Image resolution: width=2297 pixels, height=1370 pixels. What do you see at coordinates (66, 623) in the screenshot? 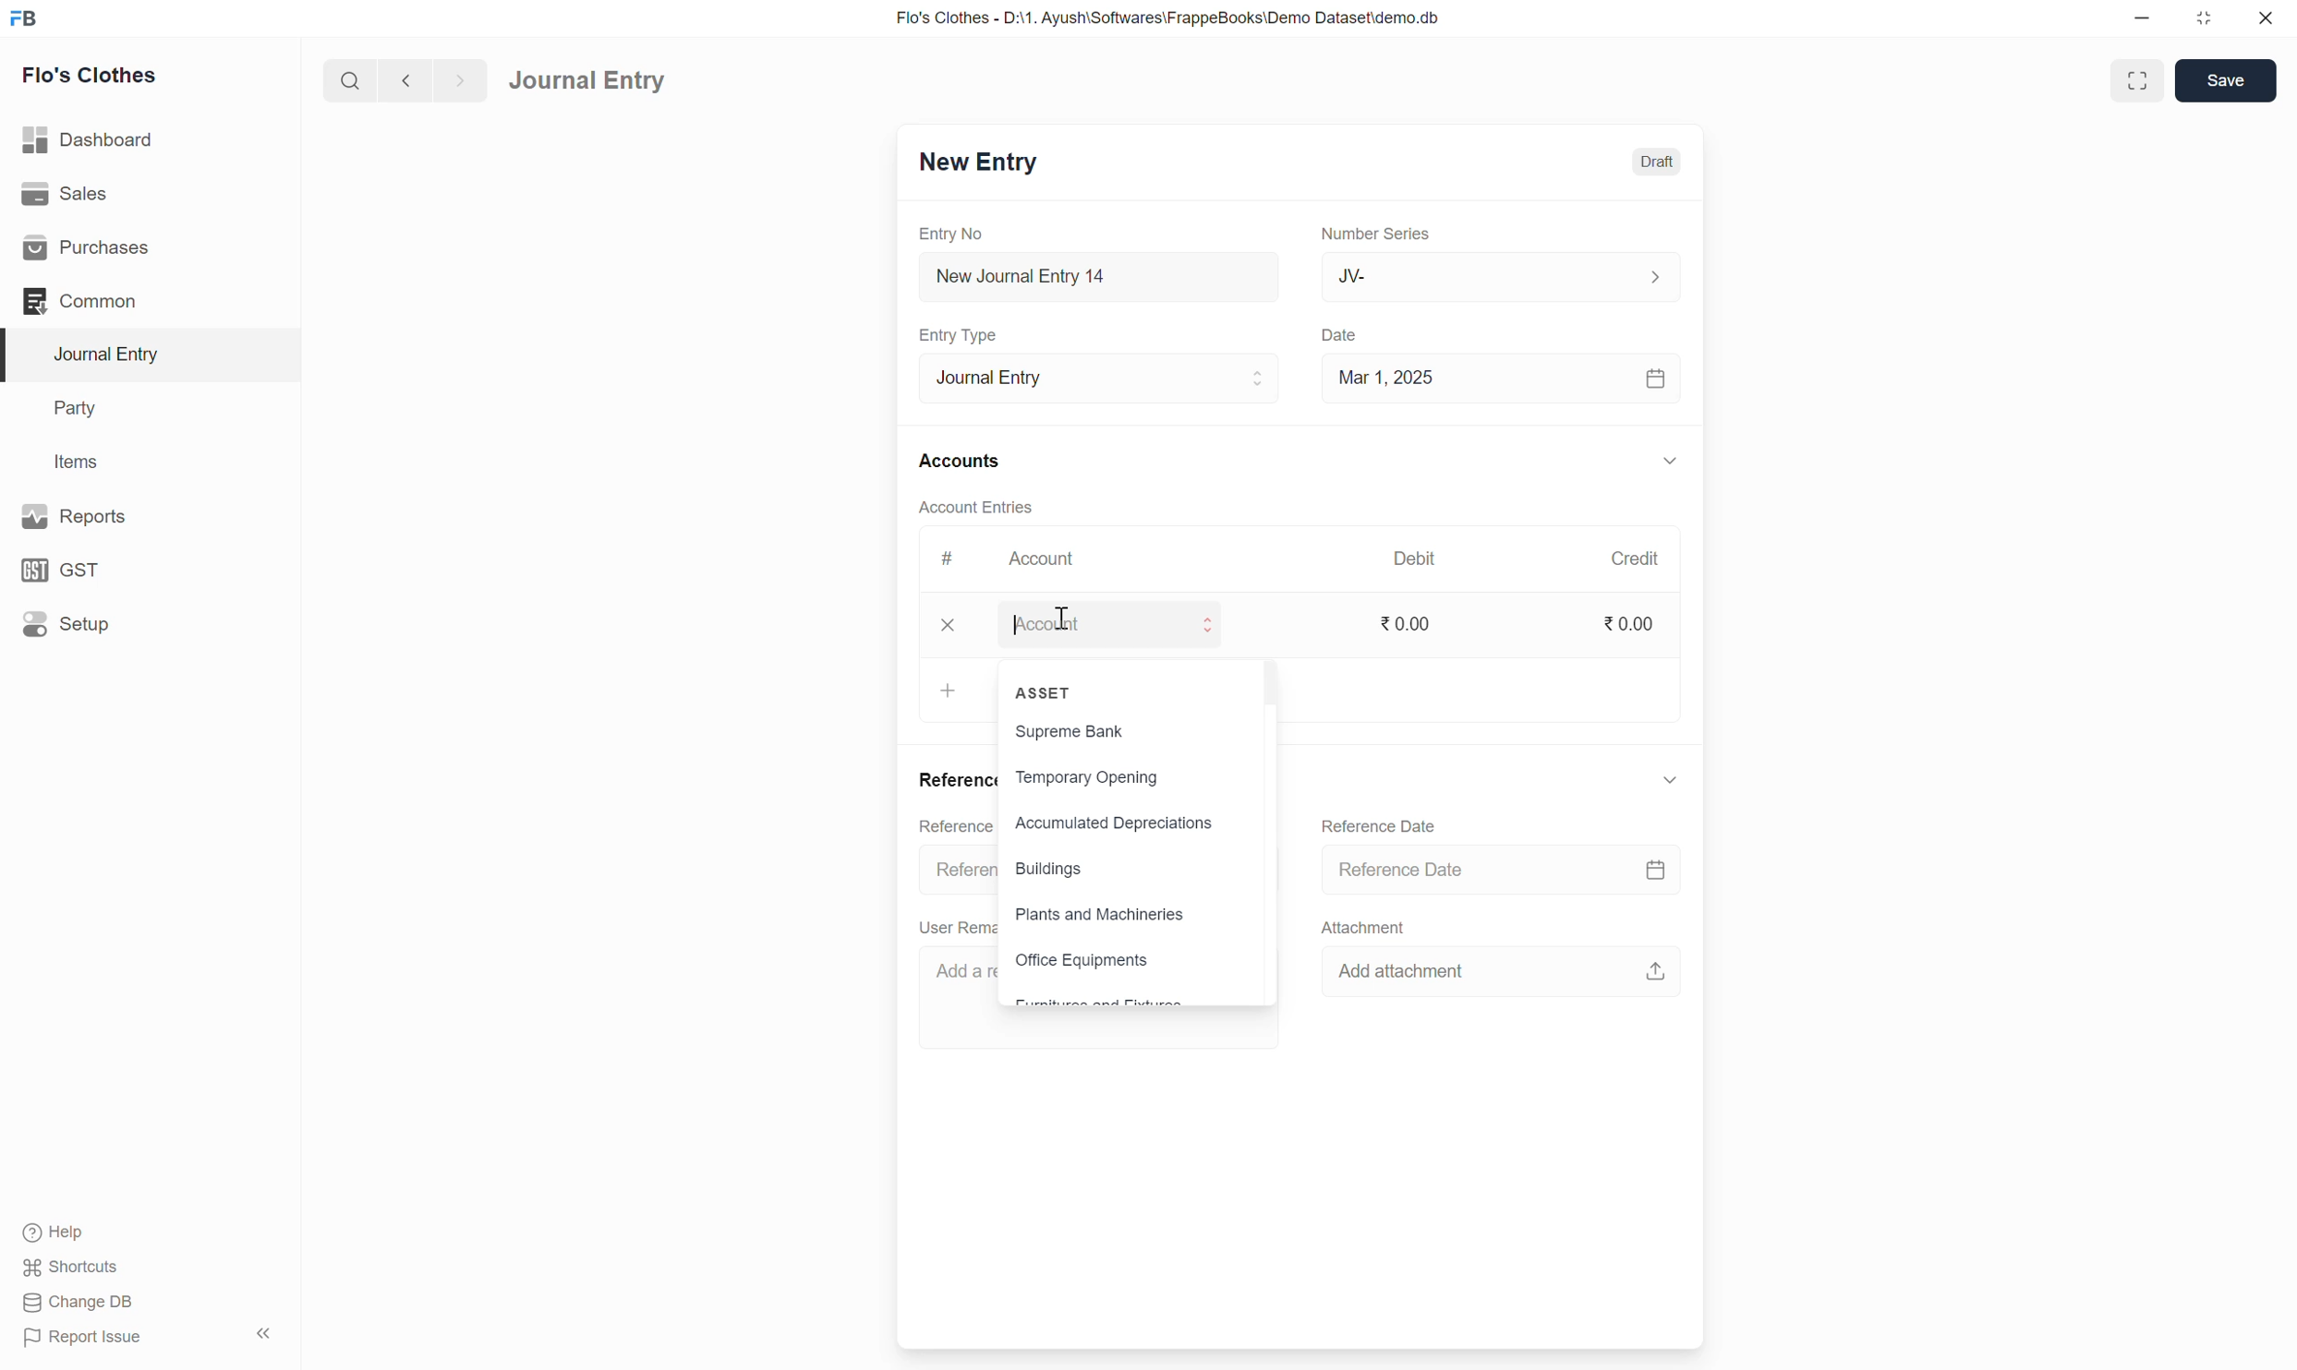
I see `Setup` at bounding box center [66, 623].